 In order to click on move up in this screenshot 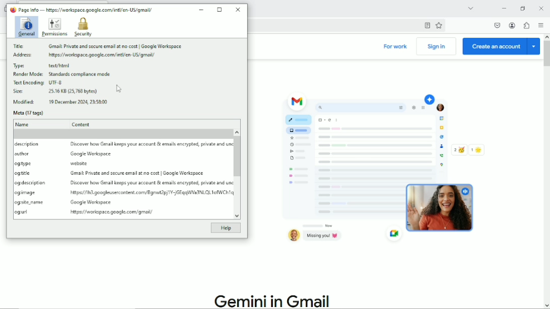, I will do `click(546, 37)`.